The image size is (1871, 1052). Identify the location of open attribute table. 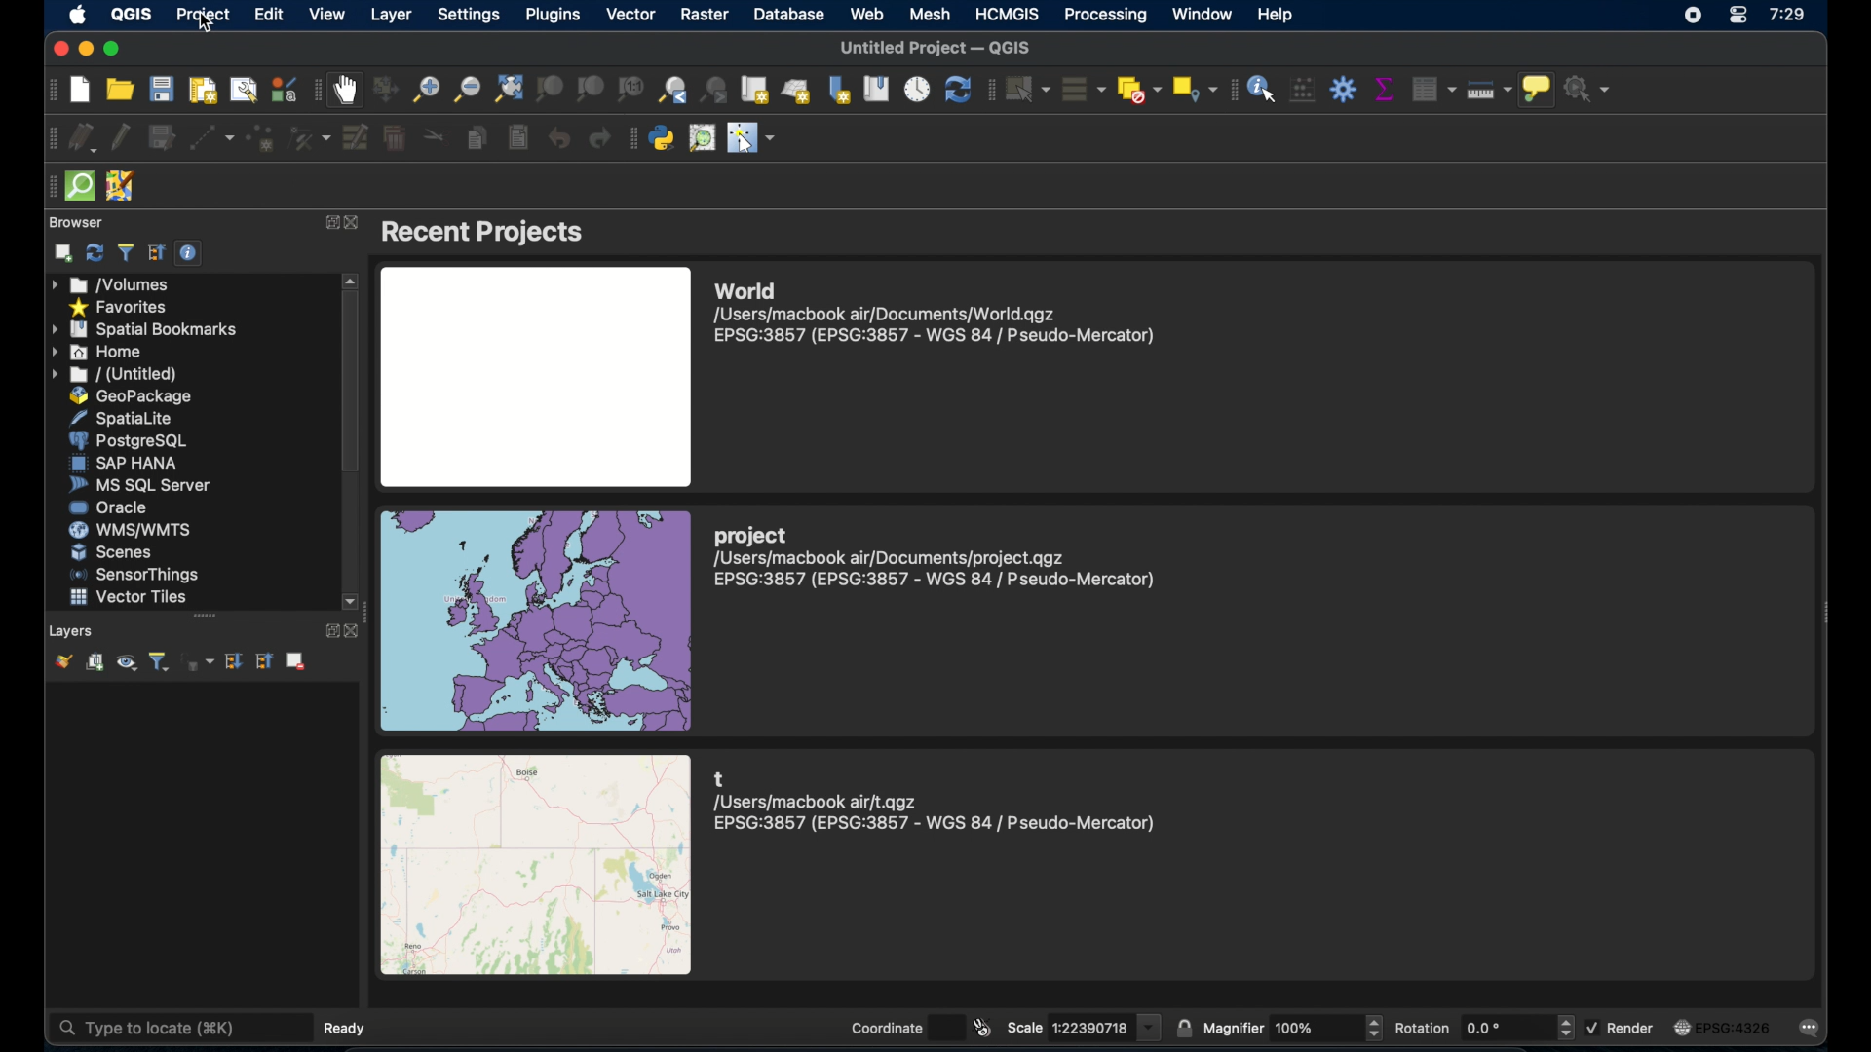
(1434, 87).